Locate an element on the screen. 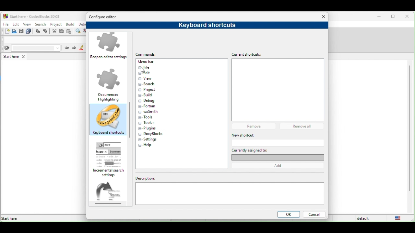 This screenshot has height=233, width=415. menu bar is located at coordinates (152, 62).